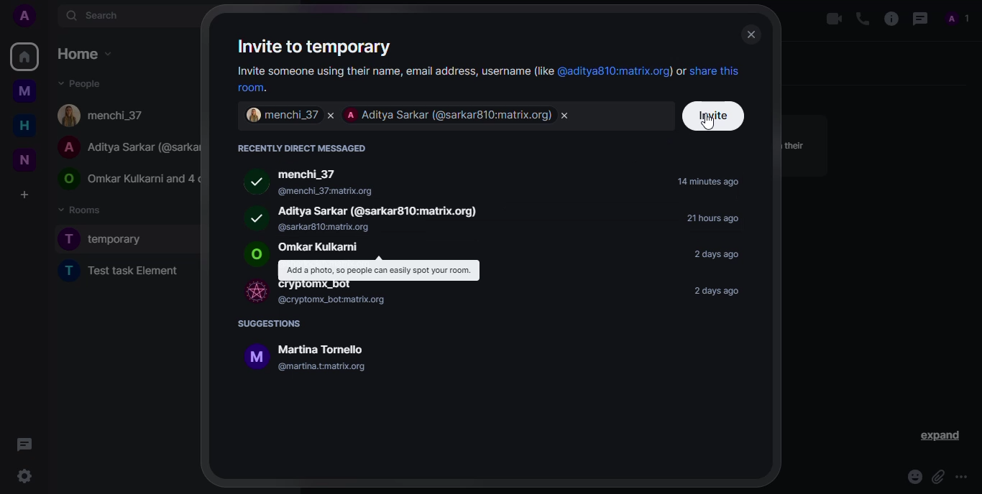 This screenshot has height=494, width=982. Describe the element at coordinates (955, 18) in the screenshot. I see `profile` at that location.